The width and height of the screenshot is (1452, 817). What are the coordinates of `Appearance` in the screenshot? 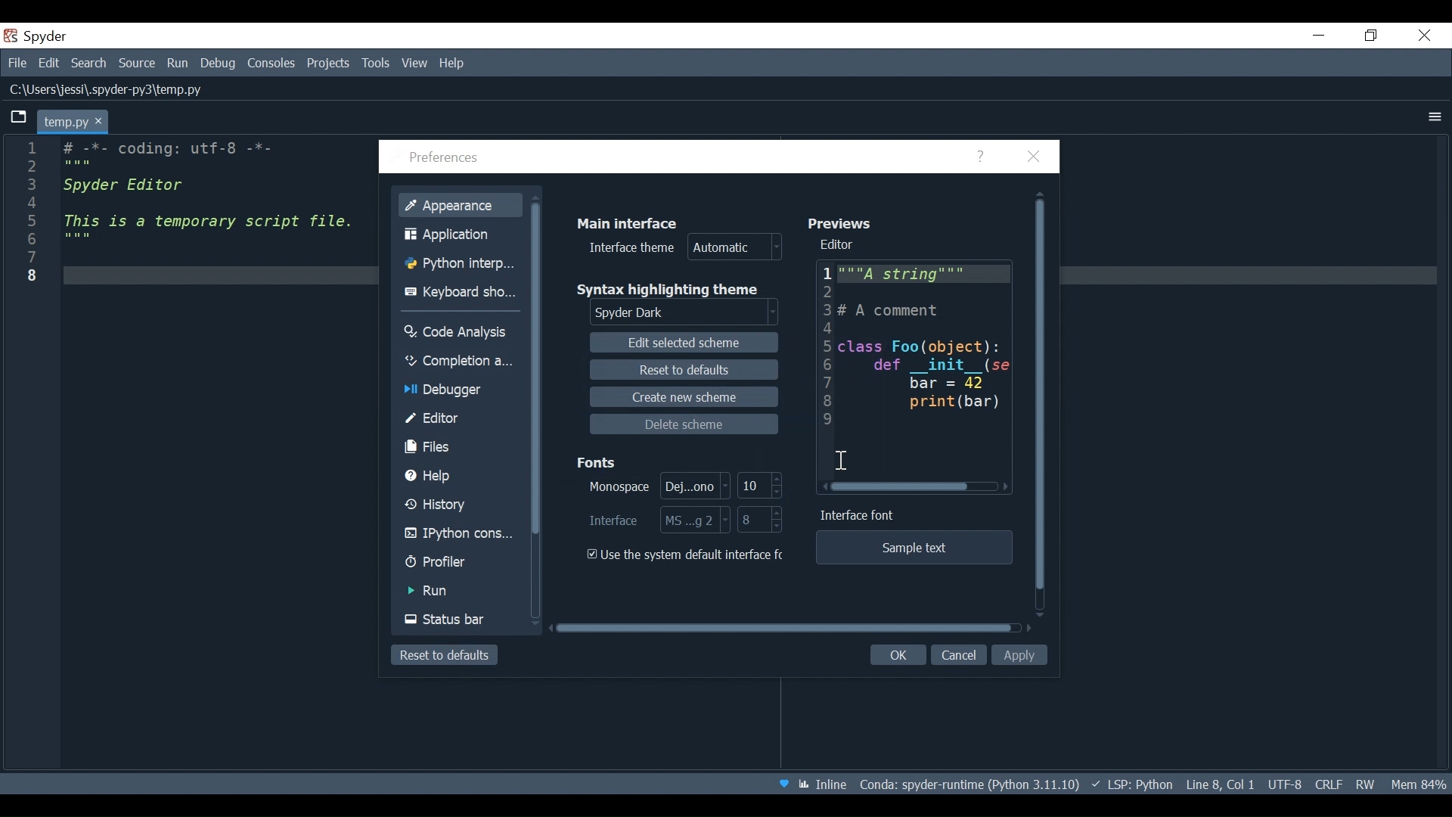 It's located at (461, 203).